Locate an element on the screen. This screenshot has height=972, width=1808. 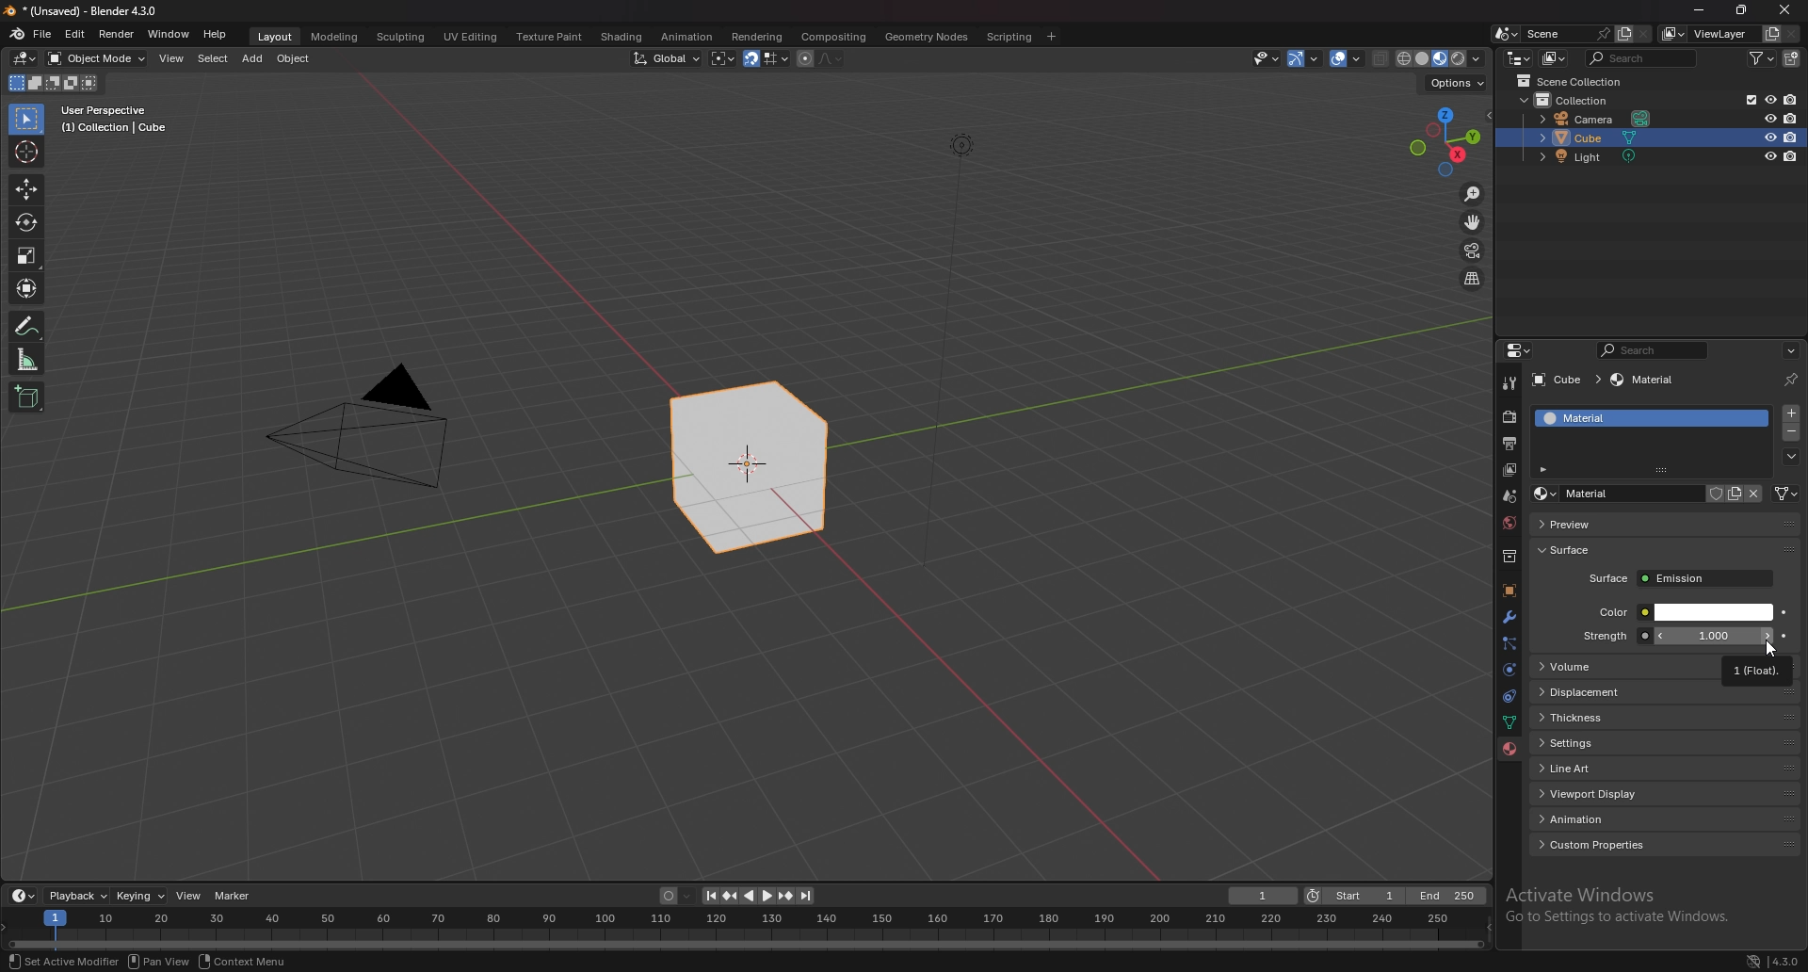
editor type is located at coordinates (23, 896).